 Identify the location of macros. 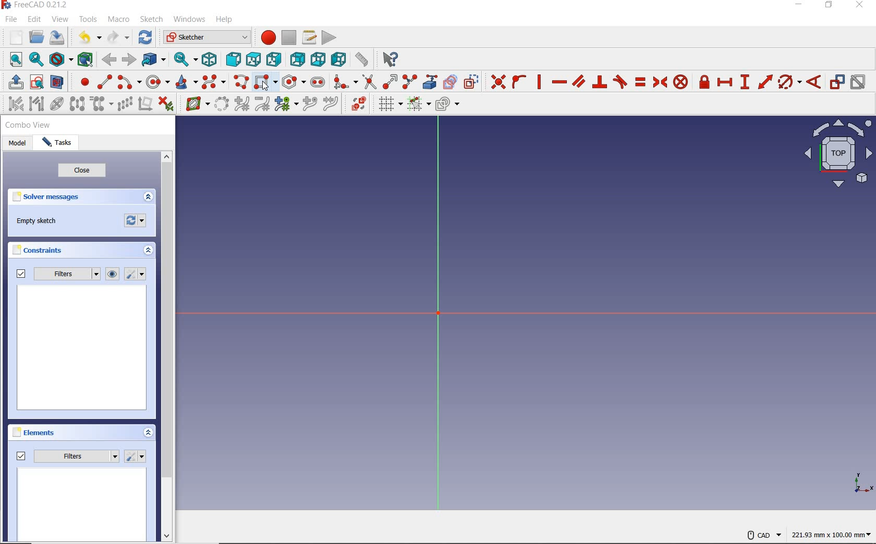
(309, 38).